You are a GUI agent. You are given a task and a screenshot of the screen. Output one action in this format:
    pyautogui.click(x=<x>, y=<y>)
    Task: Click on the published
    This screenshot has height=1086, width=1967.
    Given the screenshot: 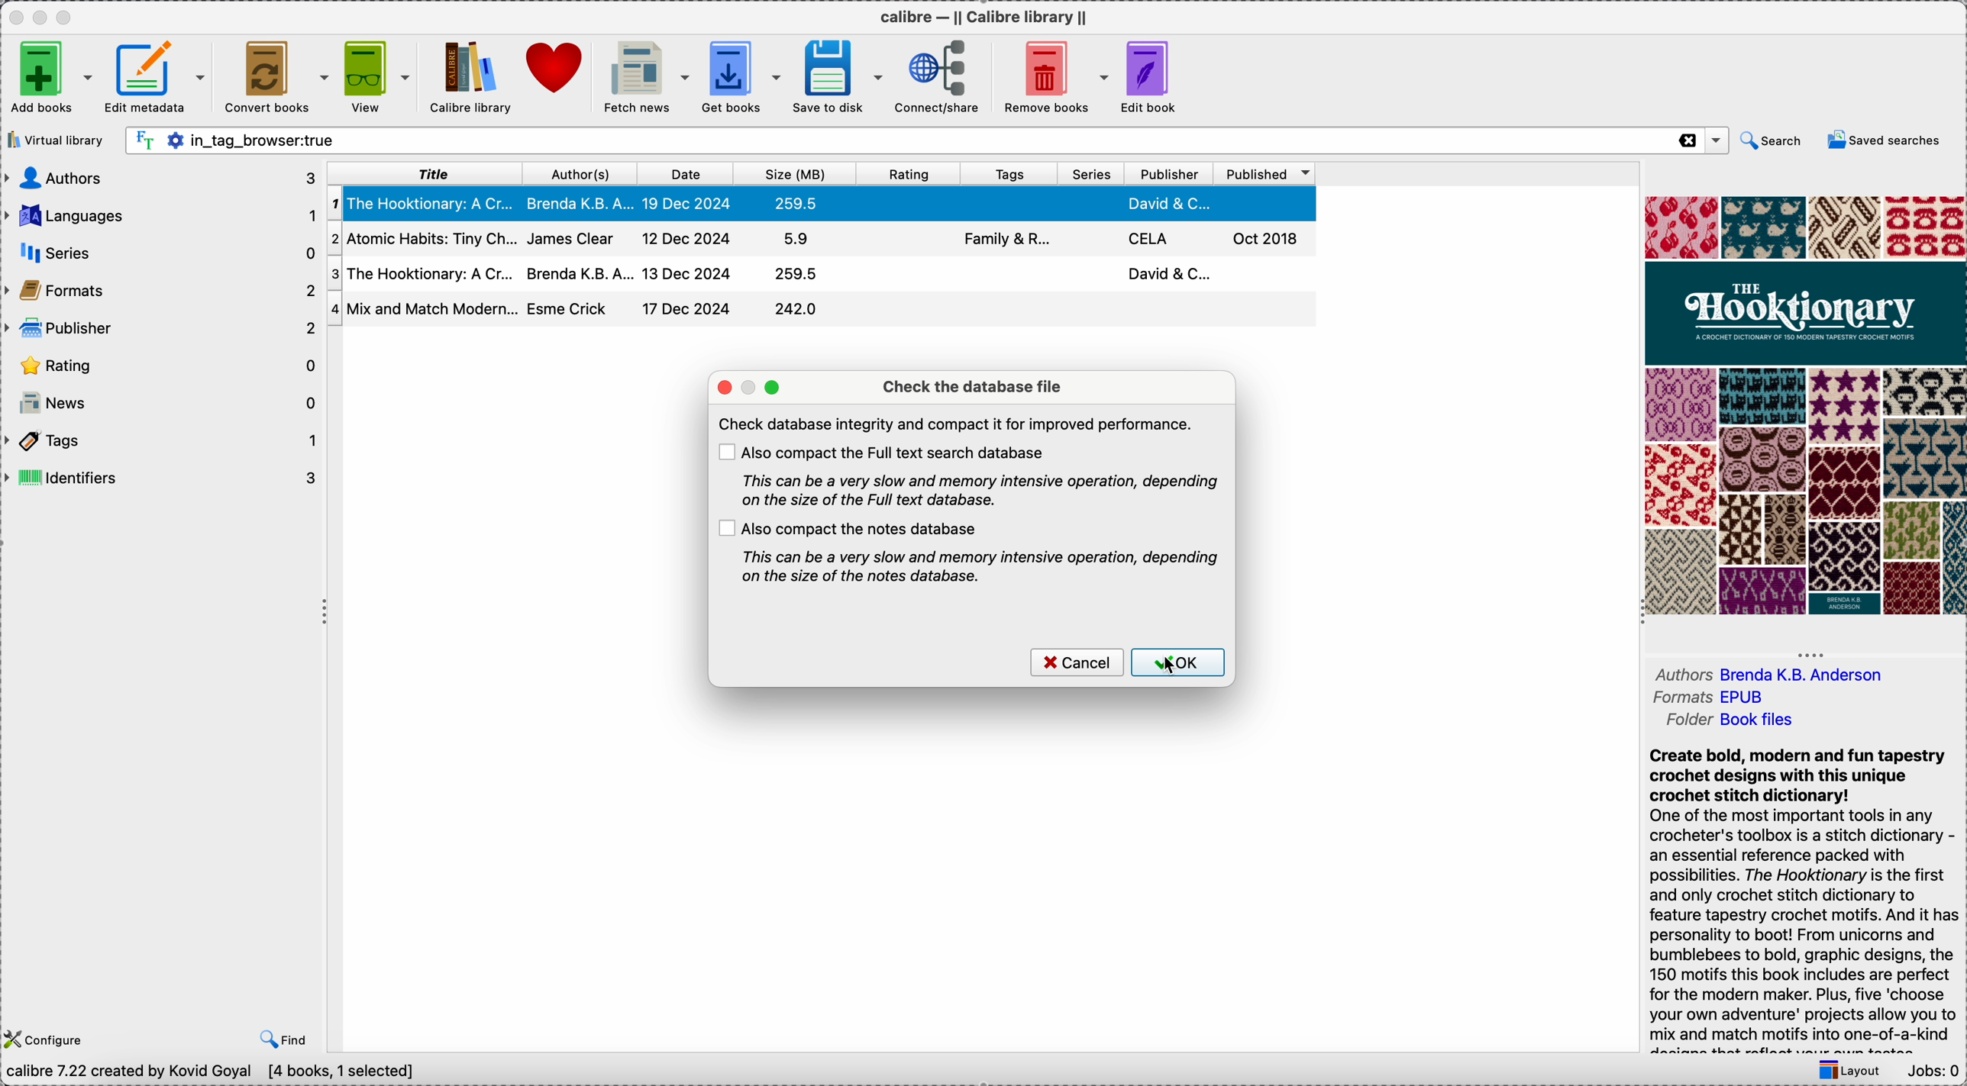 What is the action you would take?
    pyautogui.click(x=1265, y=175)
    